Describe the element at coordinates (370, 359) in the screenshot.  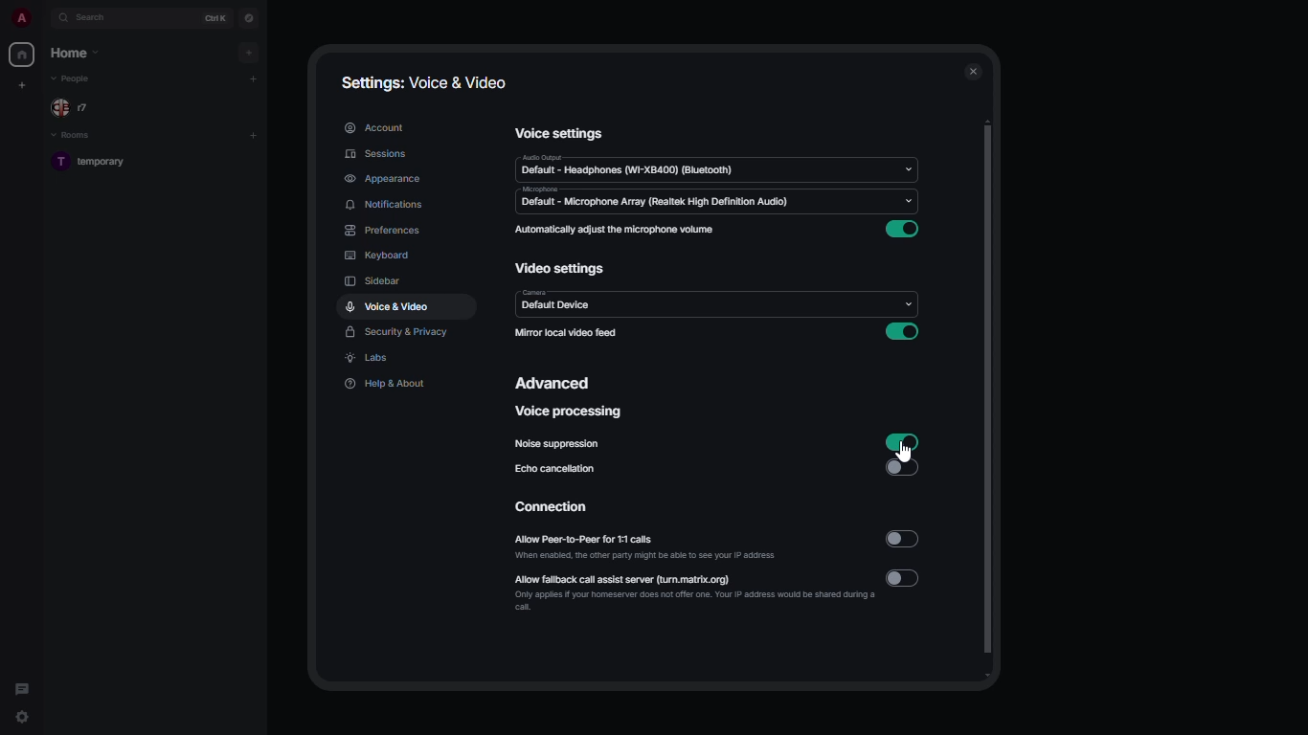
I see `labs` at that location.